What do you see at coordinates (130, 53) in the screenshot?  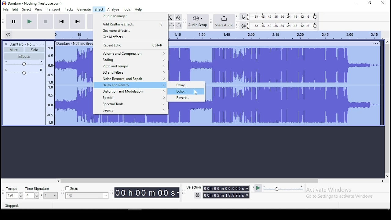 I see `volume and compresion` at bounding box center [130, 53].